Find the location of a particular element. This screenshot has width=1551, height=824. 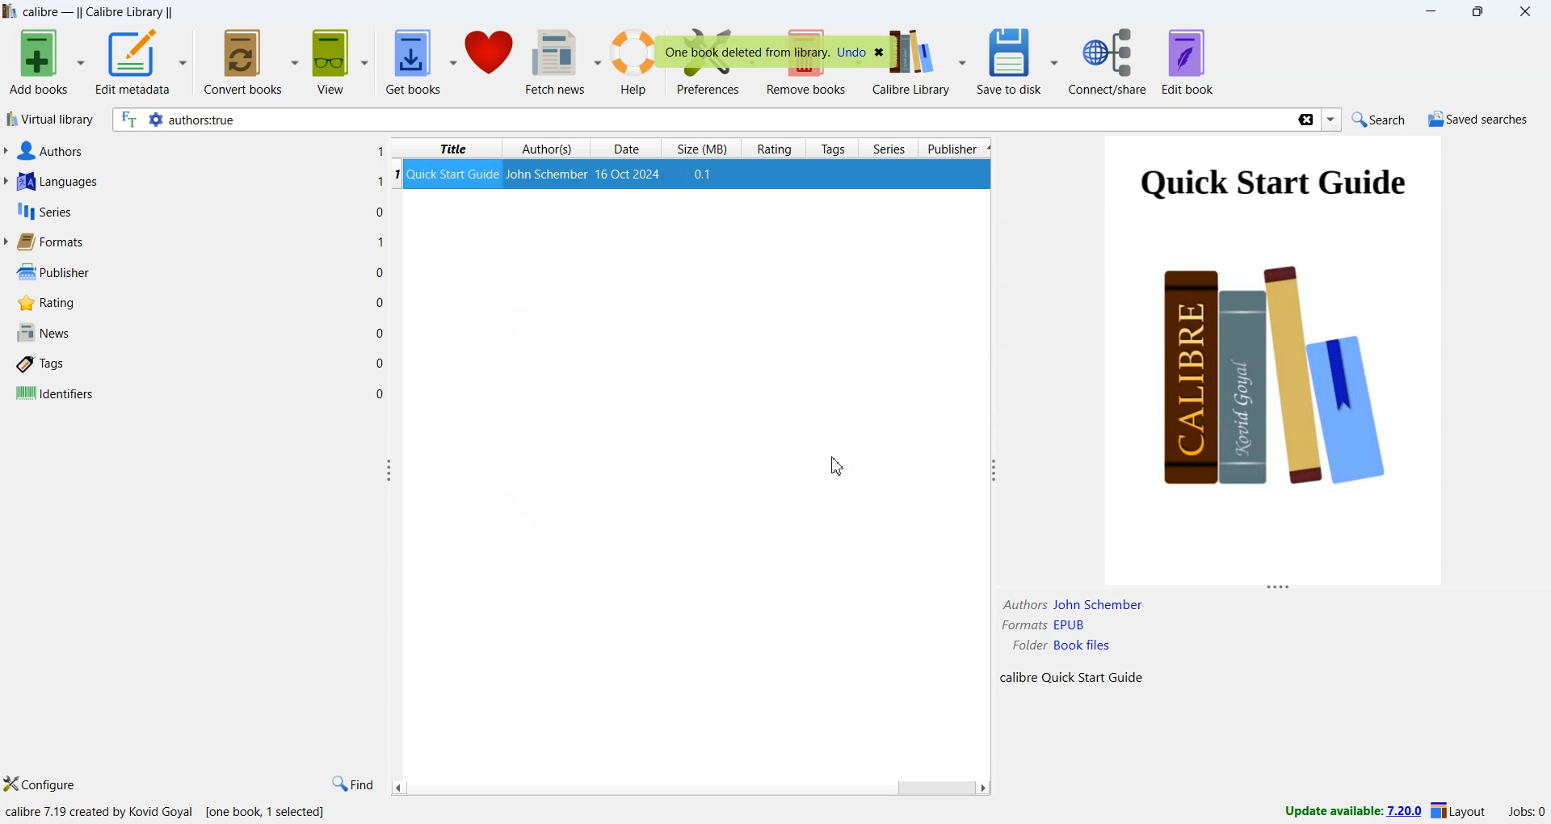

1 Quick Start Guide John Schember 16 Oct 2024 0.1 is located at coordinates (557, 176).